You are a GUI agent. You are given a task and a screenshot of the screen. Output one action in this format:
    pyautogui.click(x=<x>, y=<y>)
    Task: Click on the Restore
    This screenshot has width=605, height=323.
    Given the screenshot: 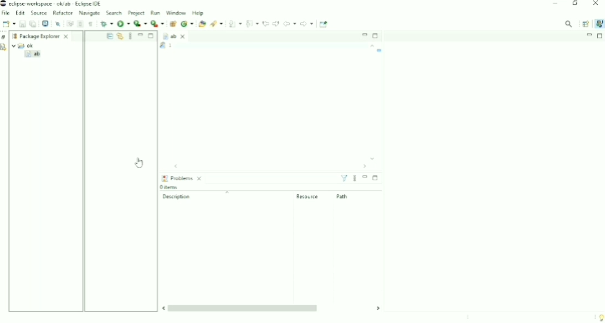 What is the action you would take?
    pyautogui.click(x=4, y=38)
    